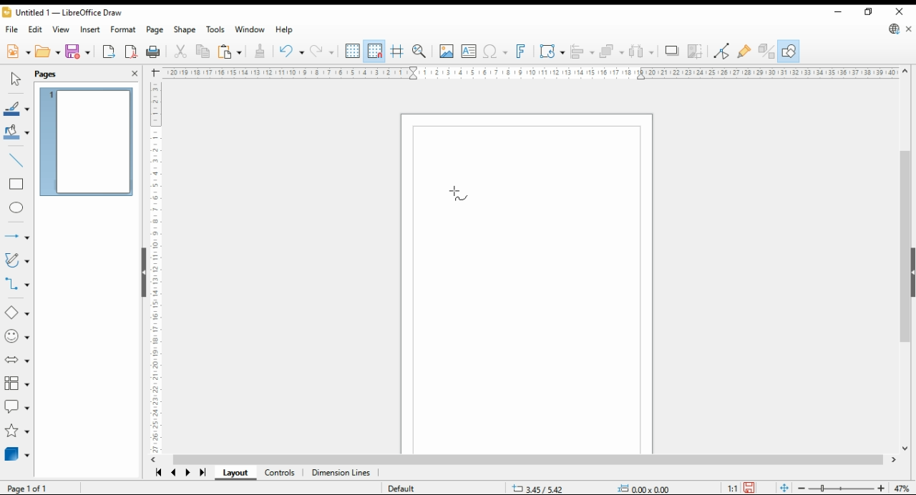 The width and height of the screenshot is (916, 495). Describe the element at coordinates (905, 258) in the screenshot. I see `scroll bar` at that location.